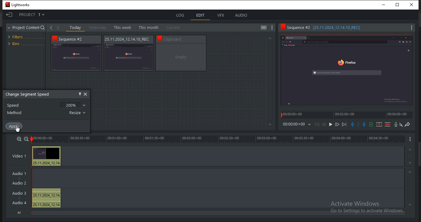 This screenshot has width=421, height=222. I want to click on video thumbnail, so click(181, 57).